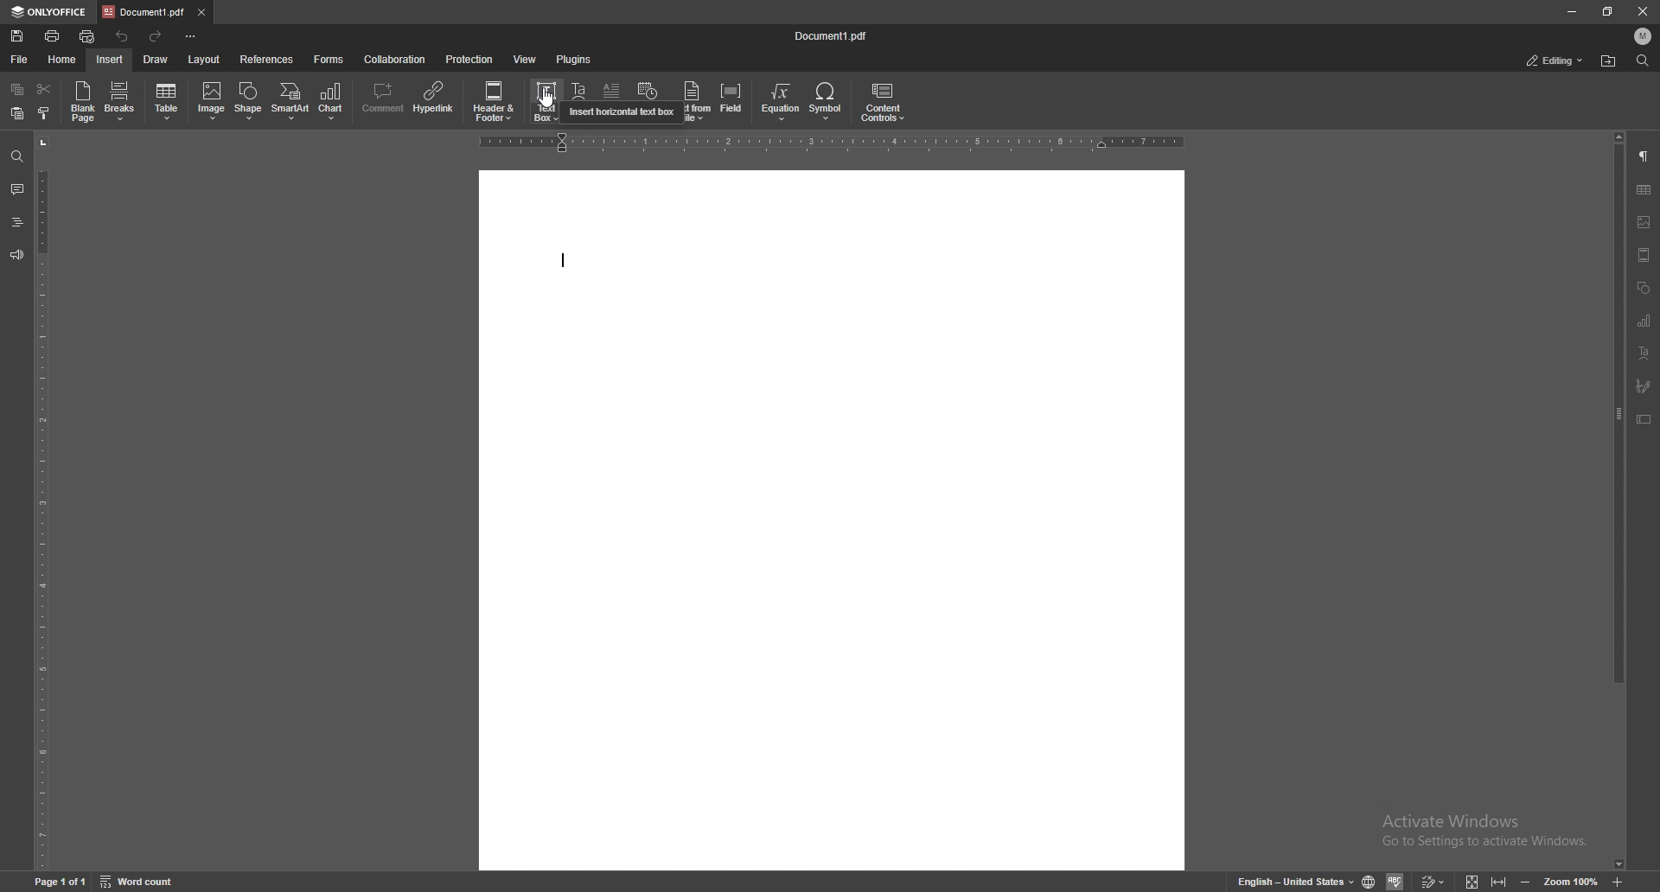 This screenshot has width=1660, height=892. Describe the element at coordinates (469, 58) in the screenshot. I see `protection` at that location.